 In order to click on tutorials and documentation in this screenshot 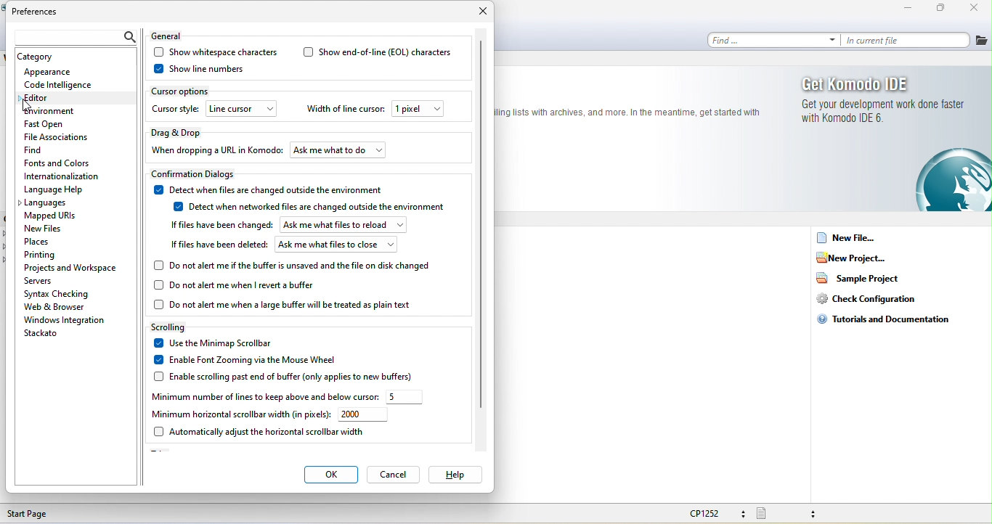, I will do `click(888, 318)`.